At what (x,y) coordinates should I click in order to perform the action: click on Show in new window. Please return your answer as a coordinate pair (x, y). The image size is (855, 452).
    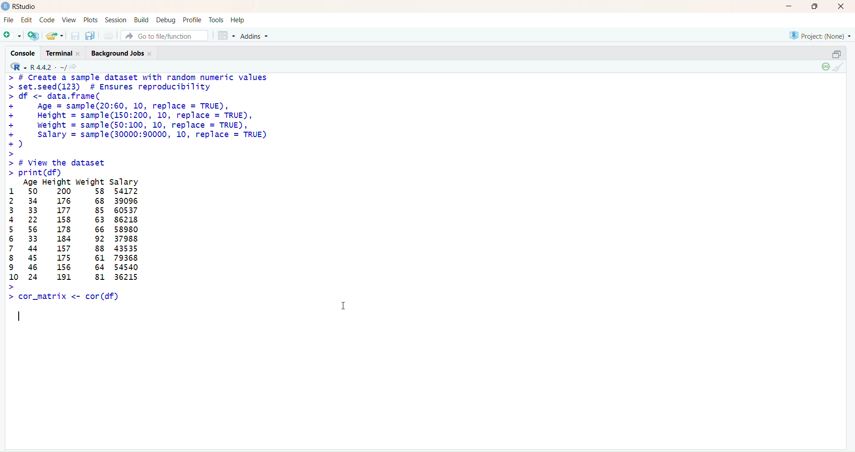
    Looking at the image, I should click on (76, 67).